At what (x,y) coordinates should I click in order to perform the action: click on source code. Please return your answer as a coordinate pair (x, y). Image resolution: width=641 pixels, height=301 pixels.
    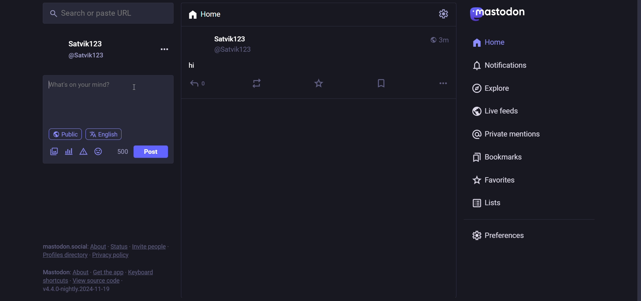
    Looking at the image, I should click on (96, 282).